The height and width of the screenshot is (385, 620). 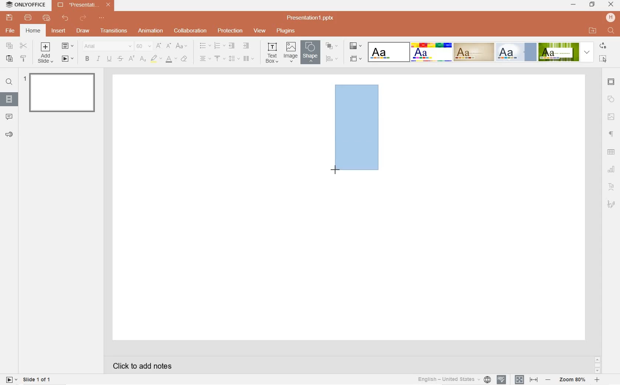 I want to click on clear style, so click(x=185, y=59).